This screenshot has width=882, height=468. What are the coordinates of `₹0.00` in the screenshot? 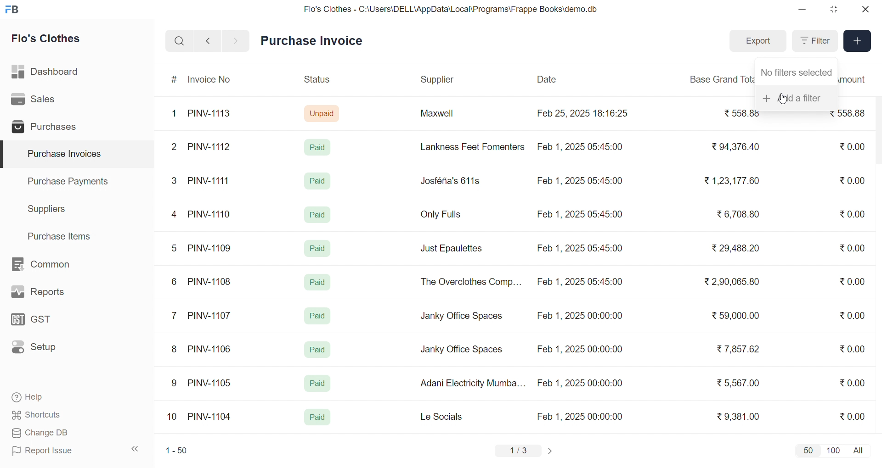 It's located at (855, 314).